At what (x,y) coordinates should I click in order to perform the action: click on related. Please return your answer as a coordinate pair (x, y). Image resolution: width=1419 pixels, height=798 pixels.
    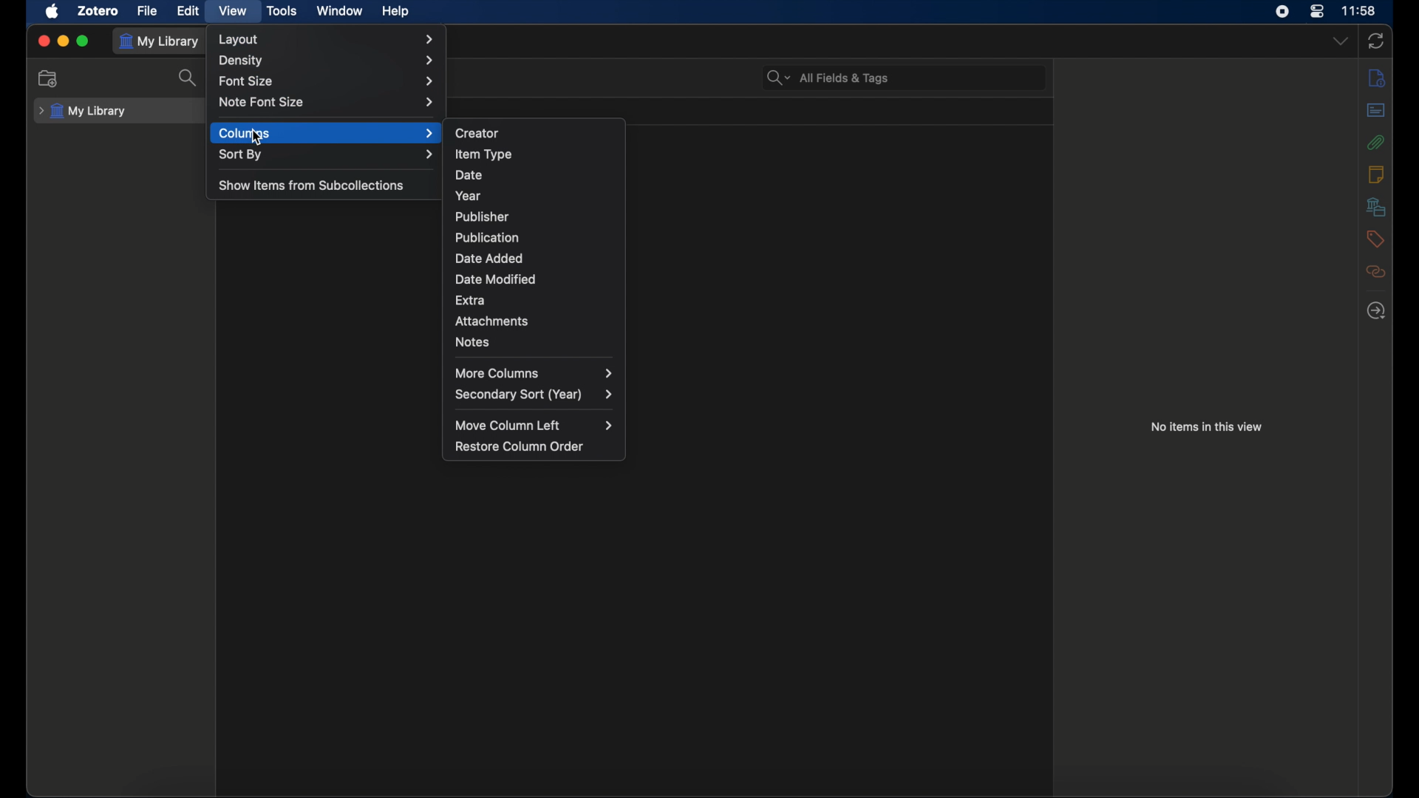
    Looking at the image, I should click on (1376, 272).